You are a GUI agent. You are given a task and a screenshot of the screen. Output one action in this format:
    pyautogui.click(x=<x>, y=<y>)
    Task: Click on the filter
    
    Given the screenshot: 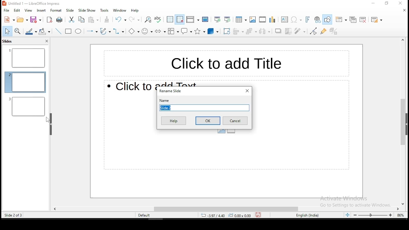 What is the action you would take?
    pyautogui.click(x=298, y=30)
    